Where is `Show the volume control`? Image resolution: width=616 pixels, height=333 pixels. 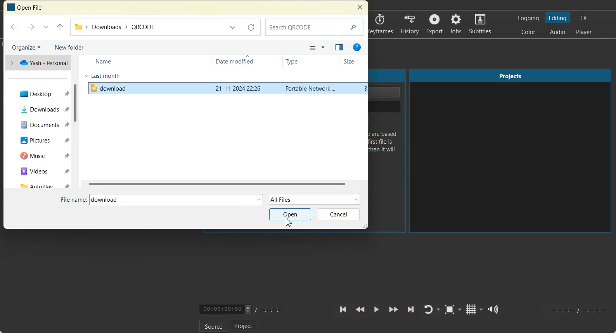 Show the volume control is located at coordinates (494, 309).